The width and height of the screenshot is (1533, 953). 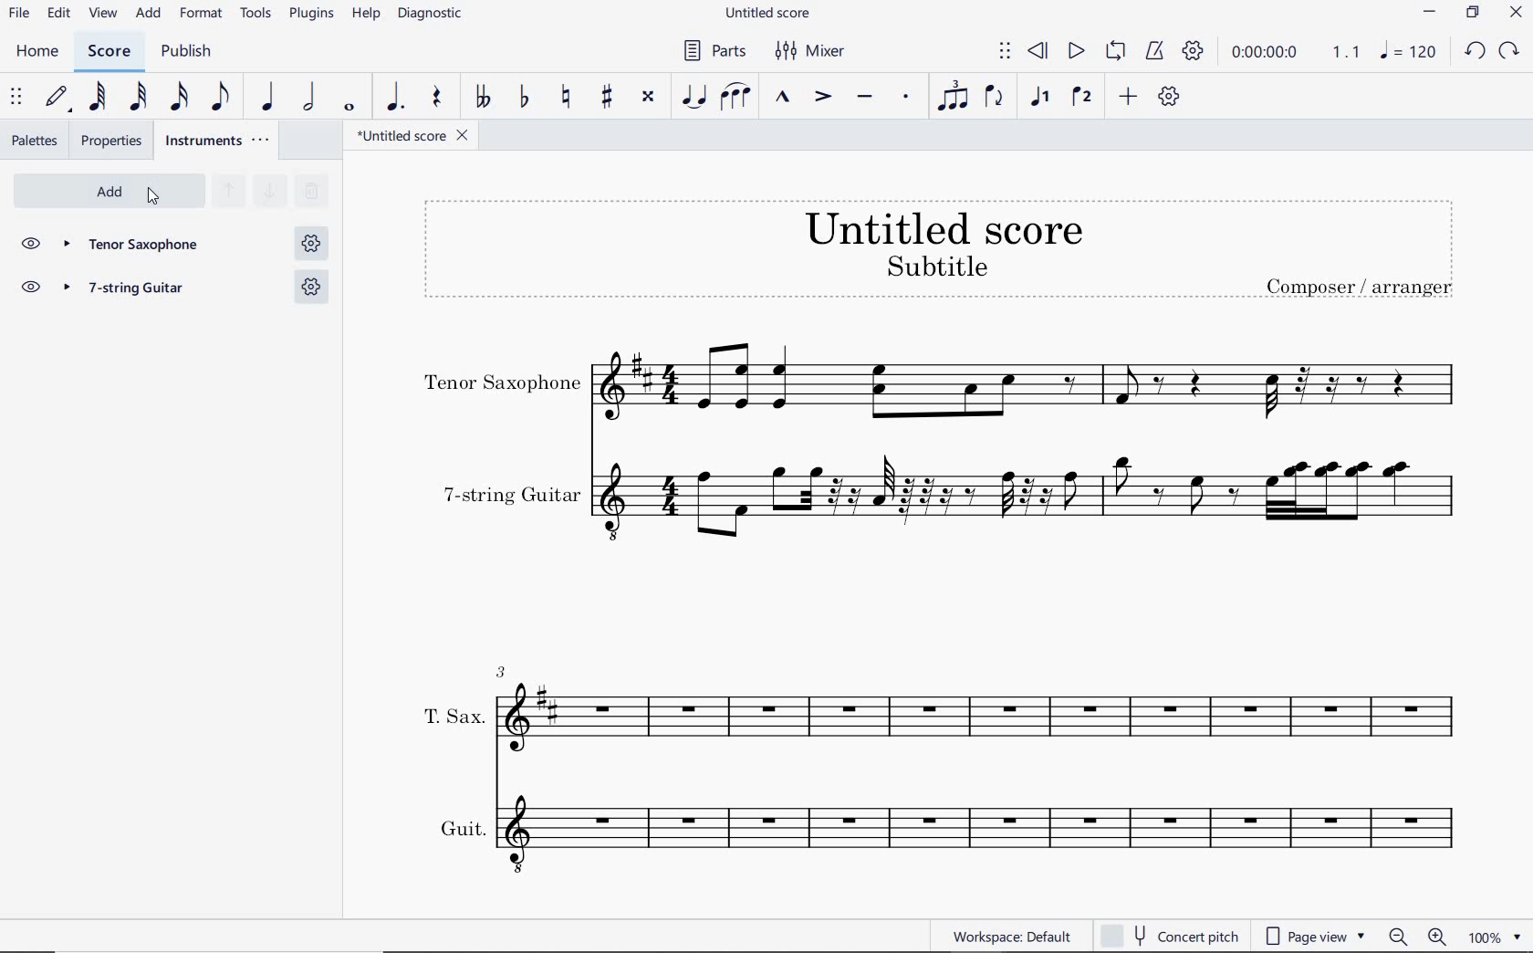 What do you see at coordinates (936, 703) in the screenshot?
I see `INSTRUMENT: T.SAX` at bounding box center [936, 703].